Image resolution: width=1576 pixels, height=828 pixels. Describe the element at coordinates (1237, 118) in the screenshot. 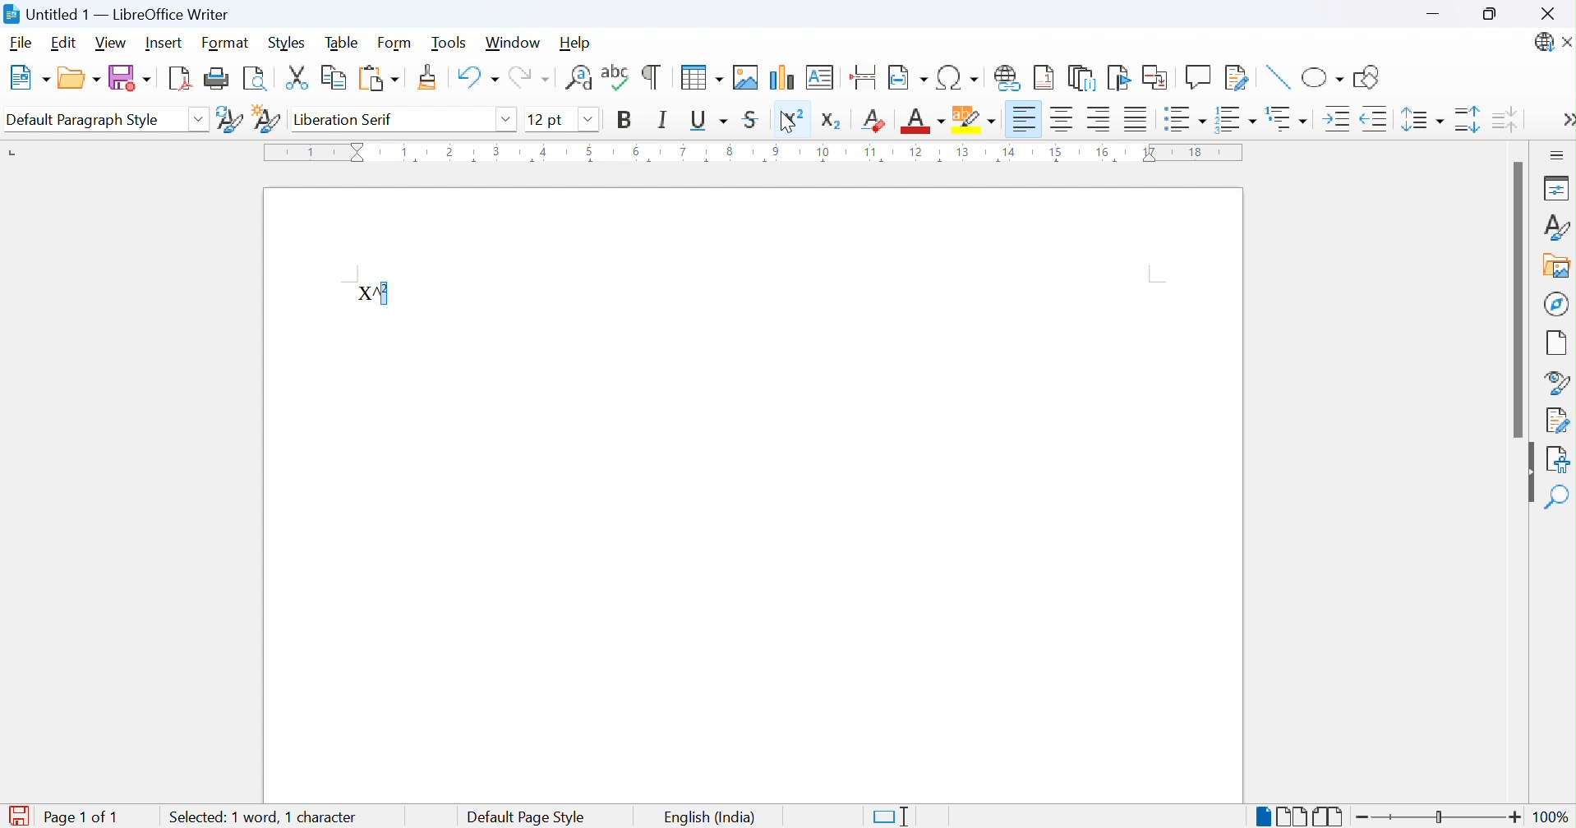

I see `Toggle ordered list` at that location.